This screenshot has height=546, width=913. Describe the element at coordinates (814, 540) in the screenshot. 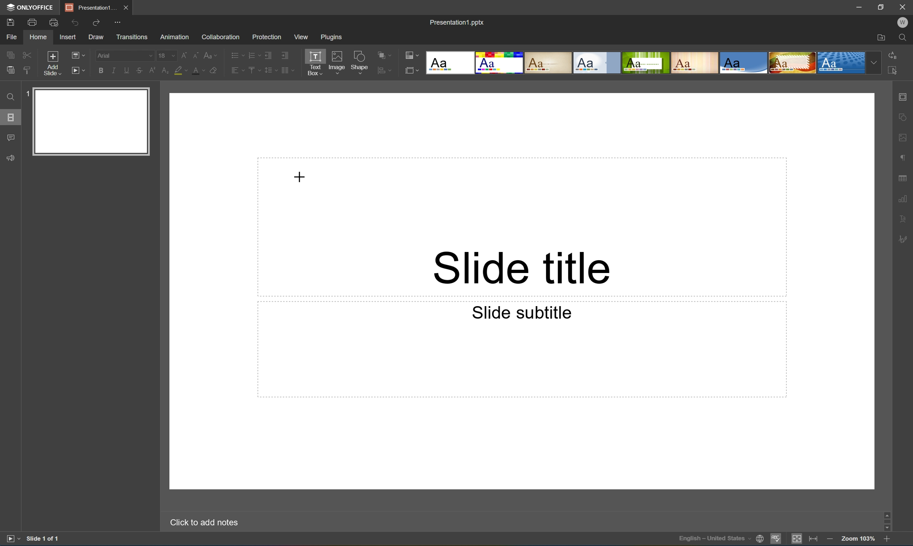

I see `Fit to width` at that location.